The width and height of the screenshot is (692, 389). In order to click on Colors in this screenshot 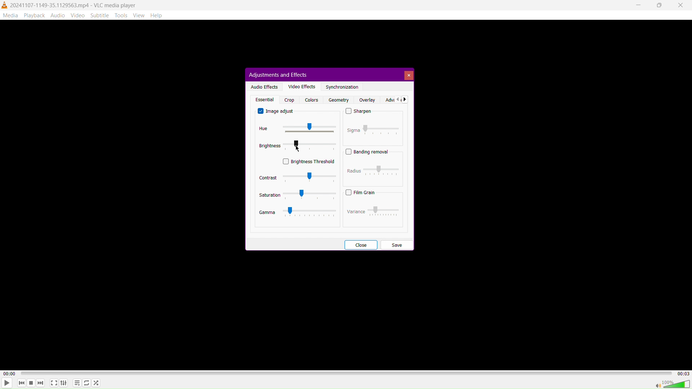, I will do `click(311, 100)`.